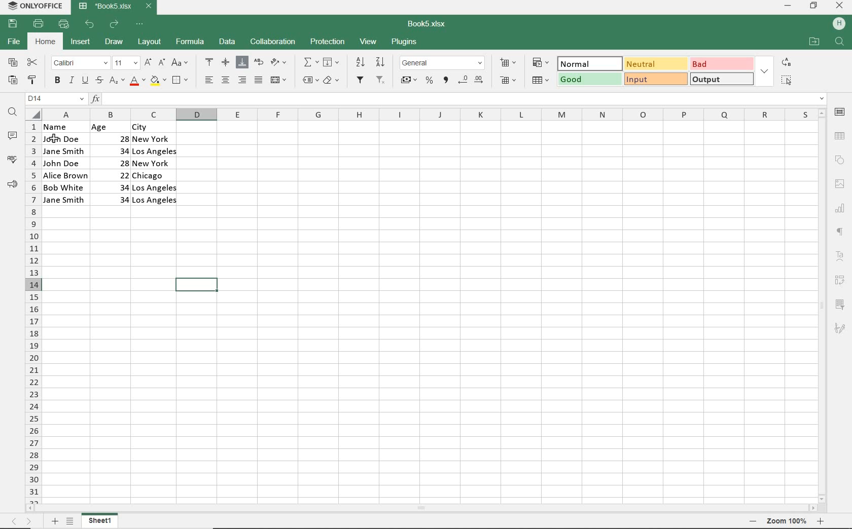 This screenshot has width=852, height=529. Describe the element at coordinates (101, 521) in the screenshot. I see `SHEET 1` at that location.